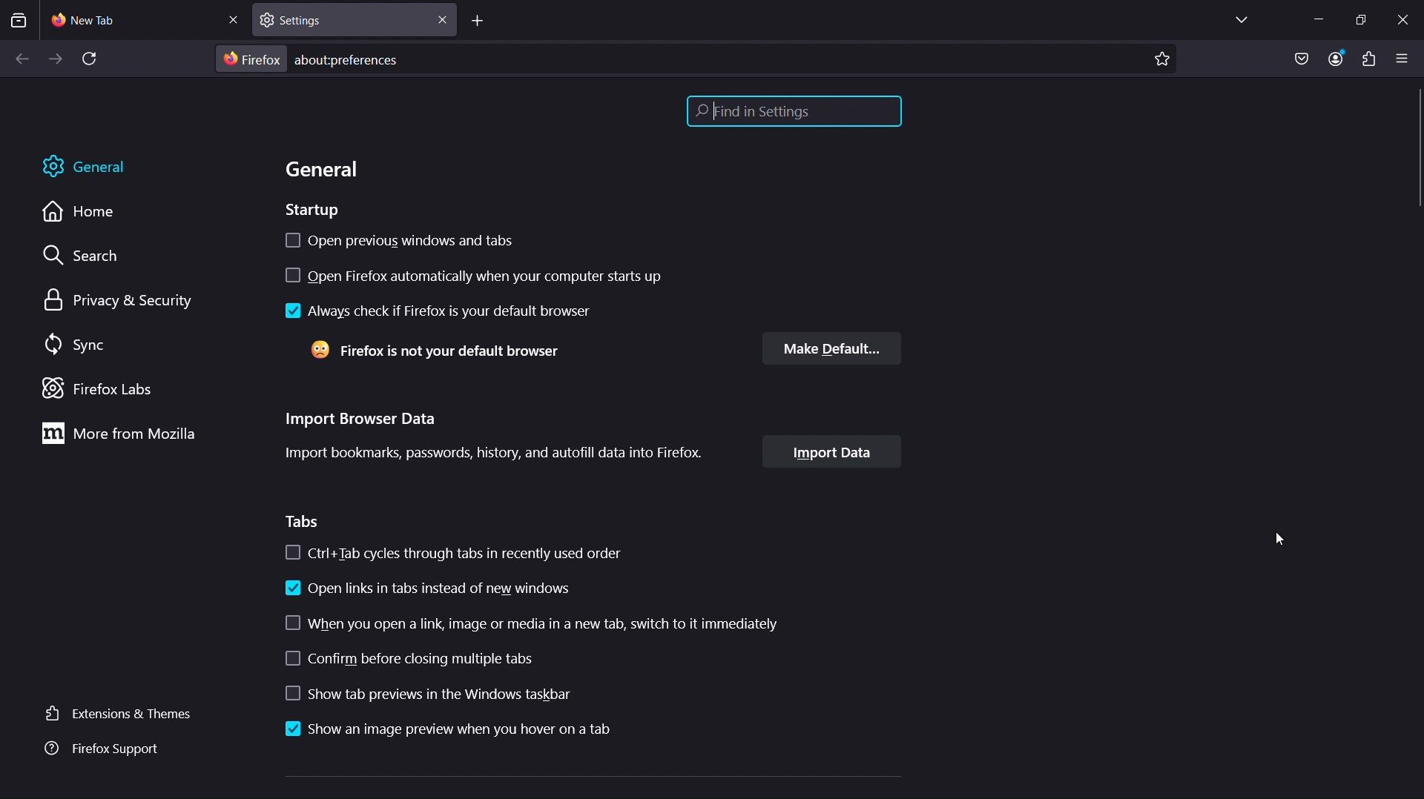 This screenshot has height=799, width=1424. Describe the element at coordinates (521, 654) in the screenshot. I see `Confirm before closing multiple tabs` at that location.